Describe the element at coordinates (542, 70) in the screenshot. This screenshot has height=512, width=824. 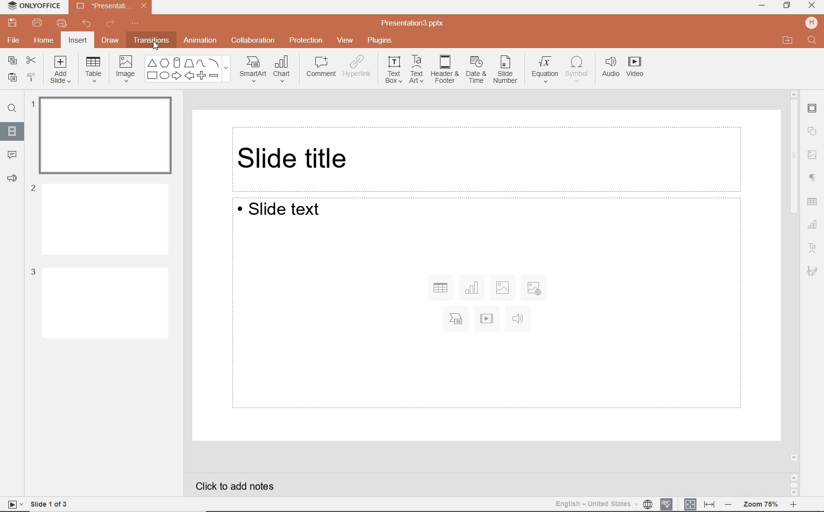
I see `EQUATION` at that location.